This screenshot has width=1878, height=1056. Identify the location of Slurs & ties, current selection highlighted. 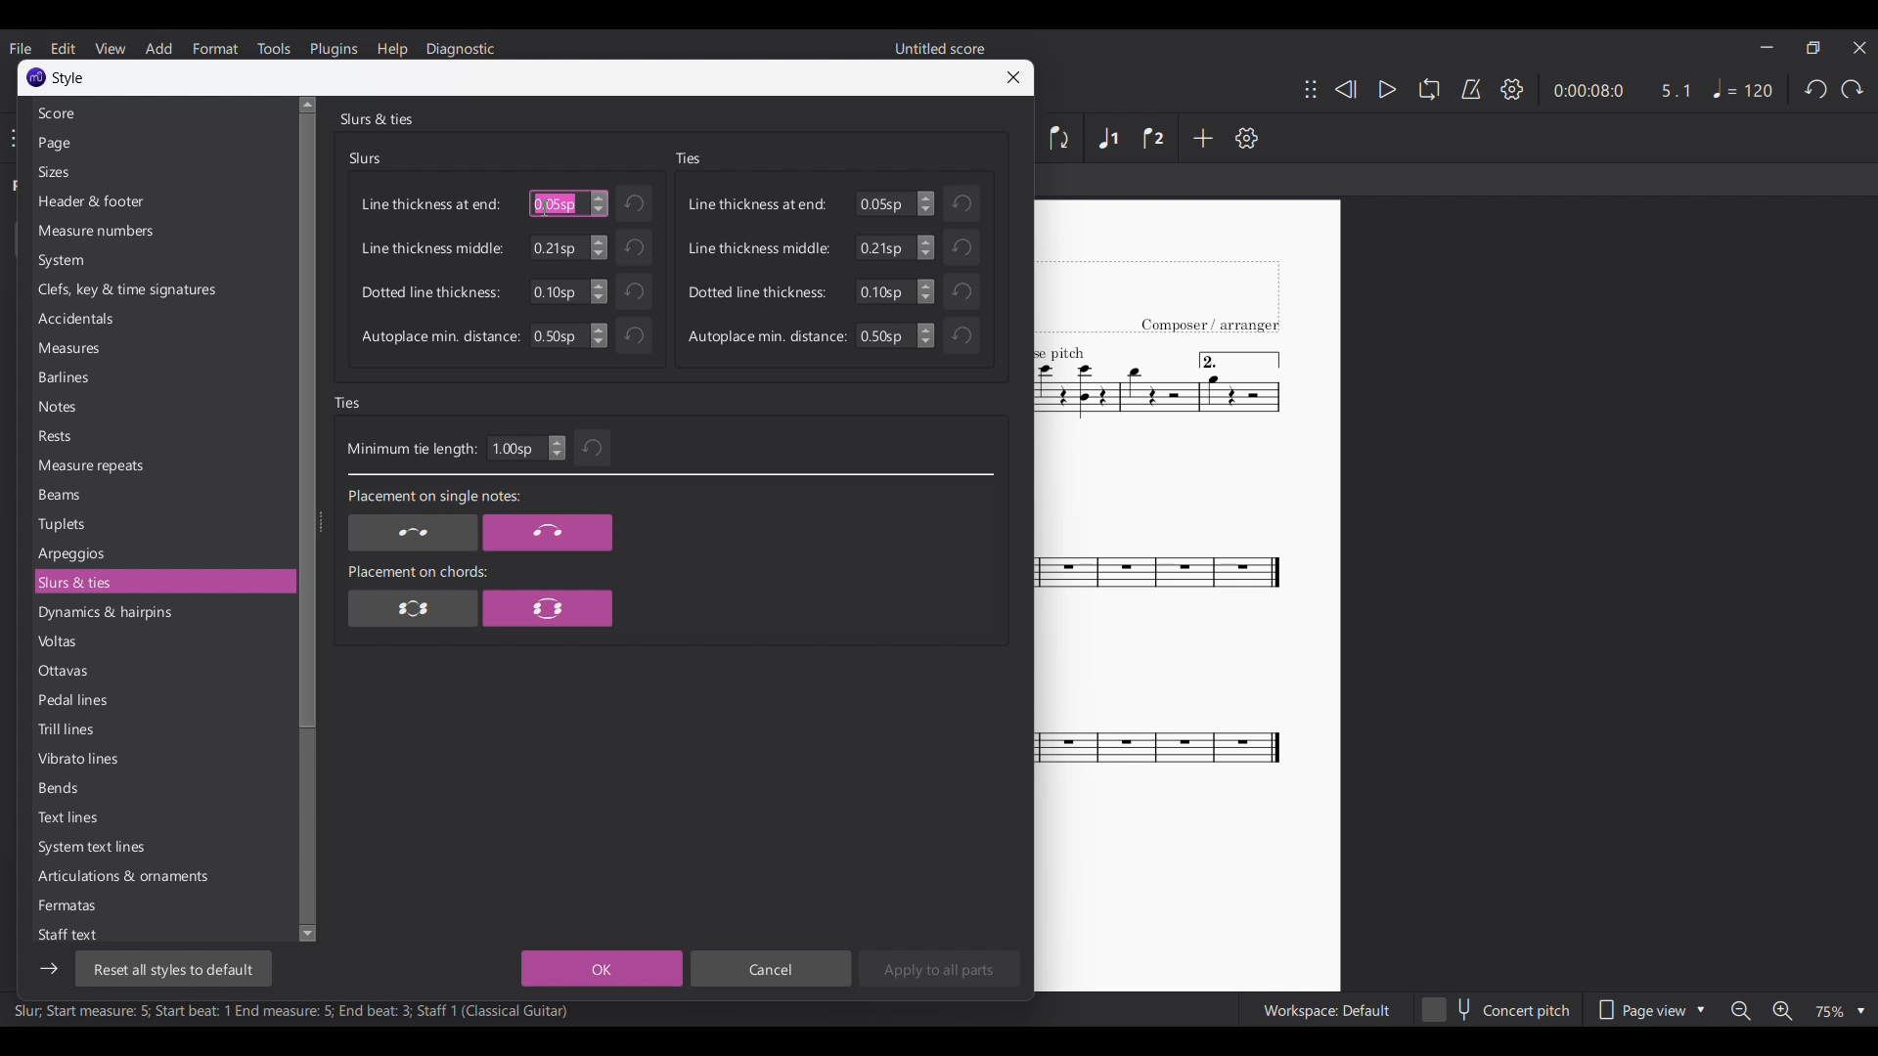
(161, 582).